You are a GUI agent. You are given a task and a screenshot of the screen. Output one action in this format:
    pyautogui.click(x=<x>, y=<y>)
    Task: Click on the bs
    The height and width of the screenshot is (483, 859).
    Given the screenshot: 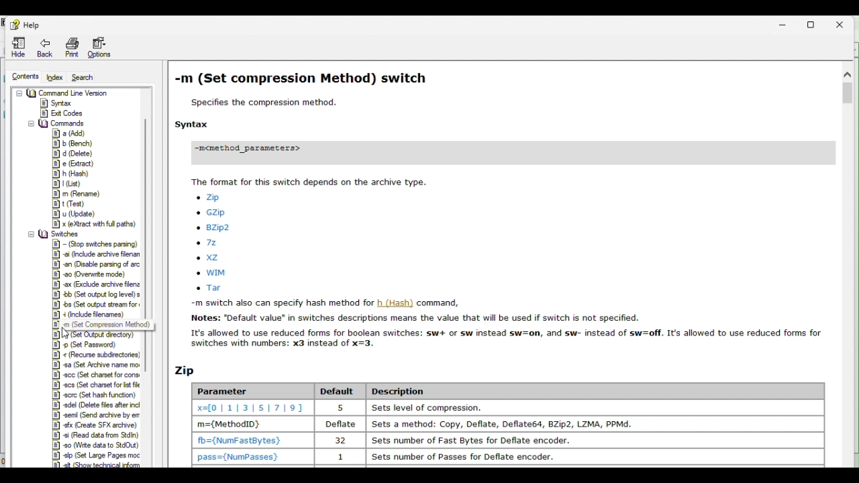 What is the action you would take?
    pyautogui.click(x=96, y=303)
    